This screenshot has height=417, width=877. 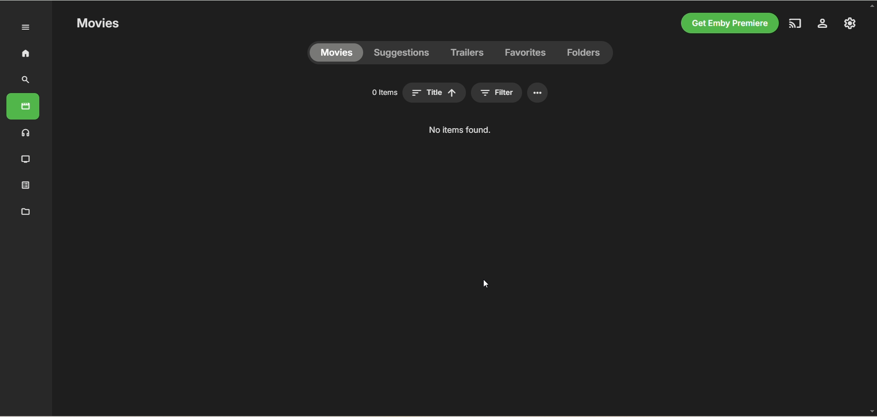 What do you see at coordinates (26, 80) in the screenshot?
I see `search` at bounding box center [26, 80].